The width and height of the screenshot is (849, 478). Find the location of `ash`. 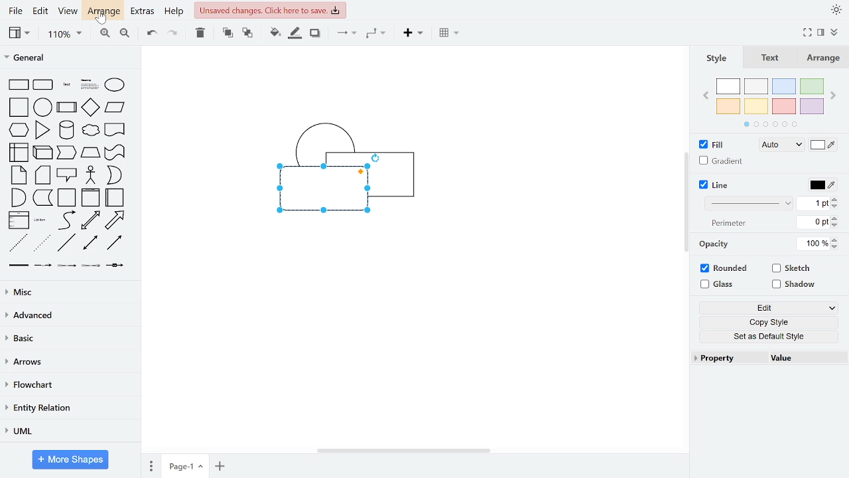

ash is located at coordinates (755, 86).